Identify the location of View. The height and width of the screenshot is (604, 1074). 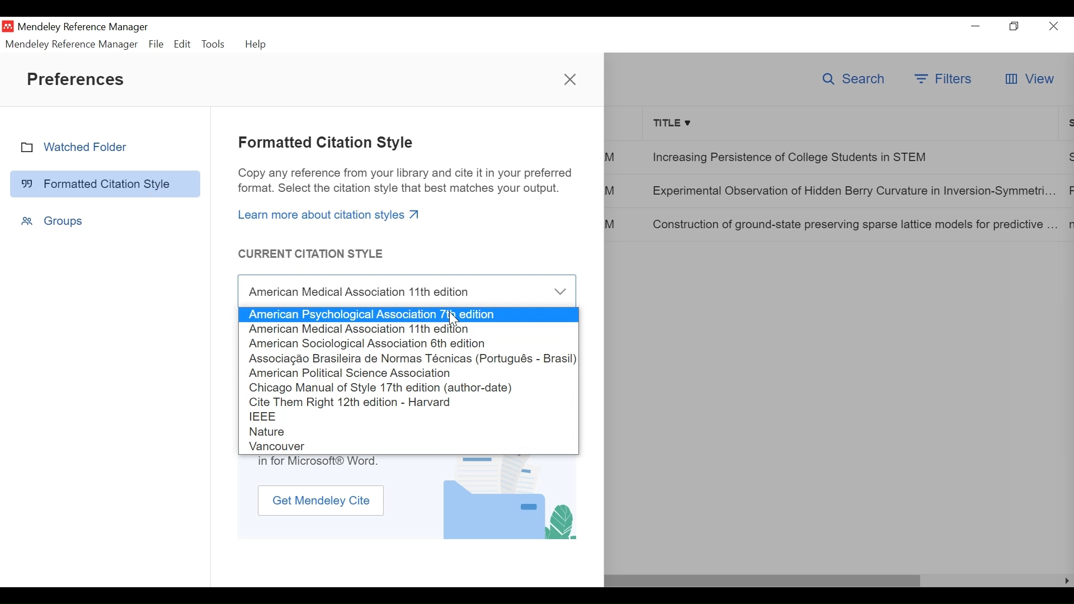
(1029, 79).